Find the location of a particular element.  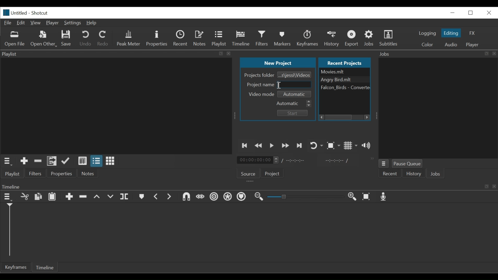

Scrub while dragging is located at coordinates (200, 197).